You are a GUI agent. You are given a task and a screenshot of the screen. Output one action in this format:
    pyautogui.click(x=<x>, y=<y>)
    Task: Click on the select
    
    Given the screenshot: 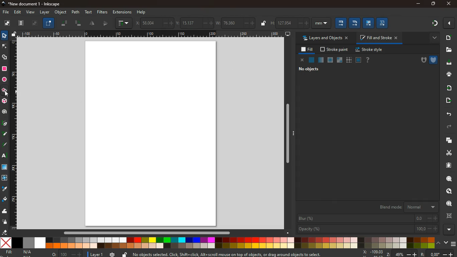 What is the action you would take?
    pyautogui.click(x=5, y=36)
    